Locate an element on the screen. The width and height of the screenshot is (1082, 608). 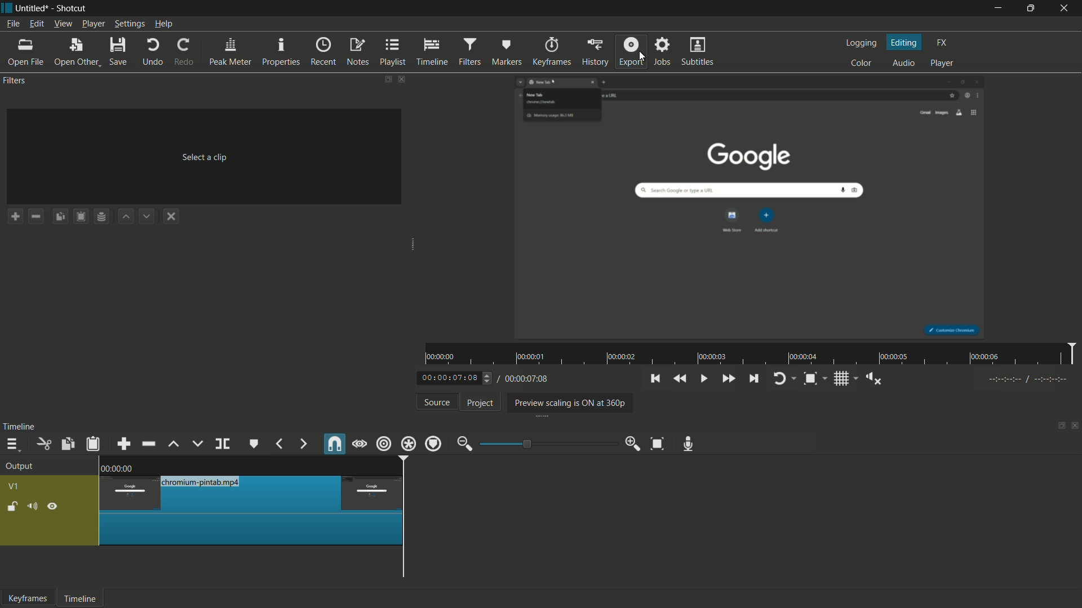
cursor is located at coordinates (641, 56).